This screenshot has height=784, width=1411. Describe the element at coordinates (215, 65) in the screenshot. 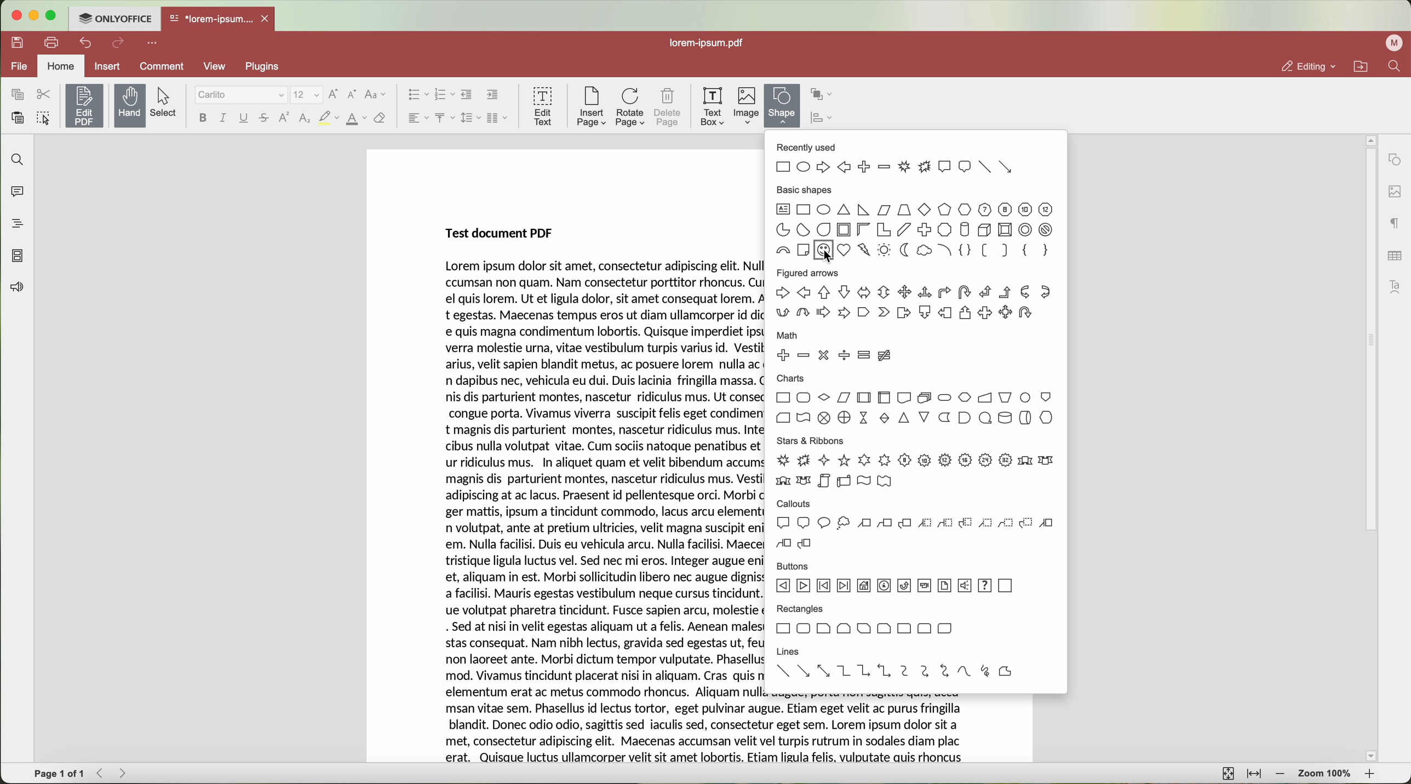

I see `view` at that location.